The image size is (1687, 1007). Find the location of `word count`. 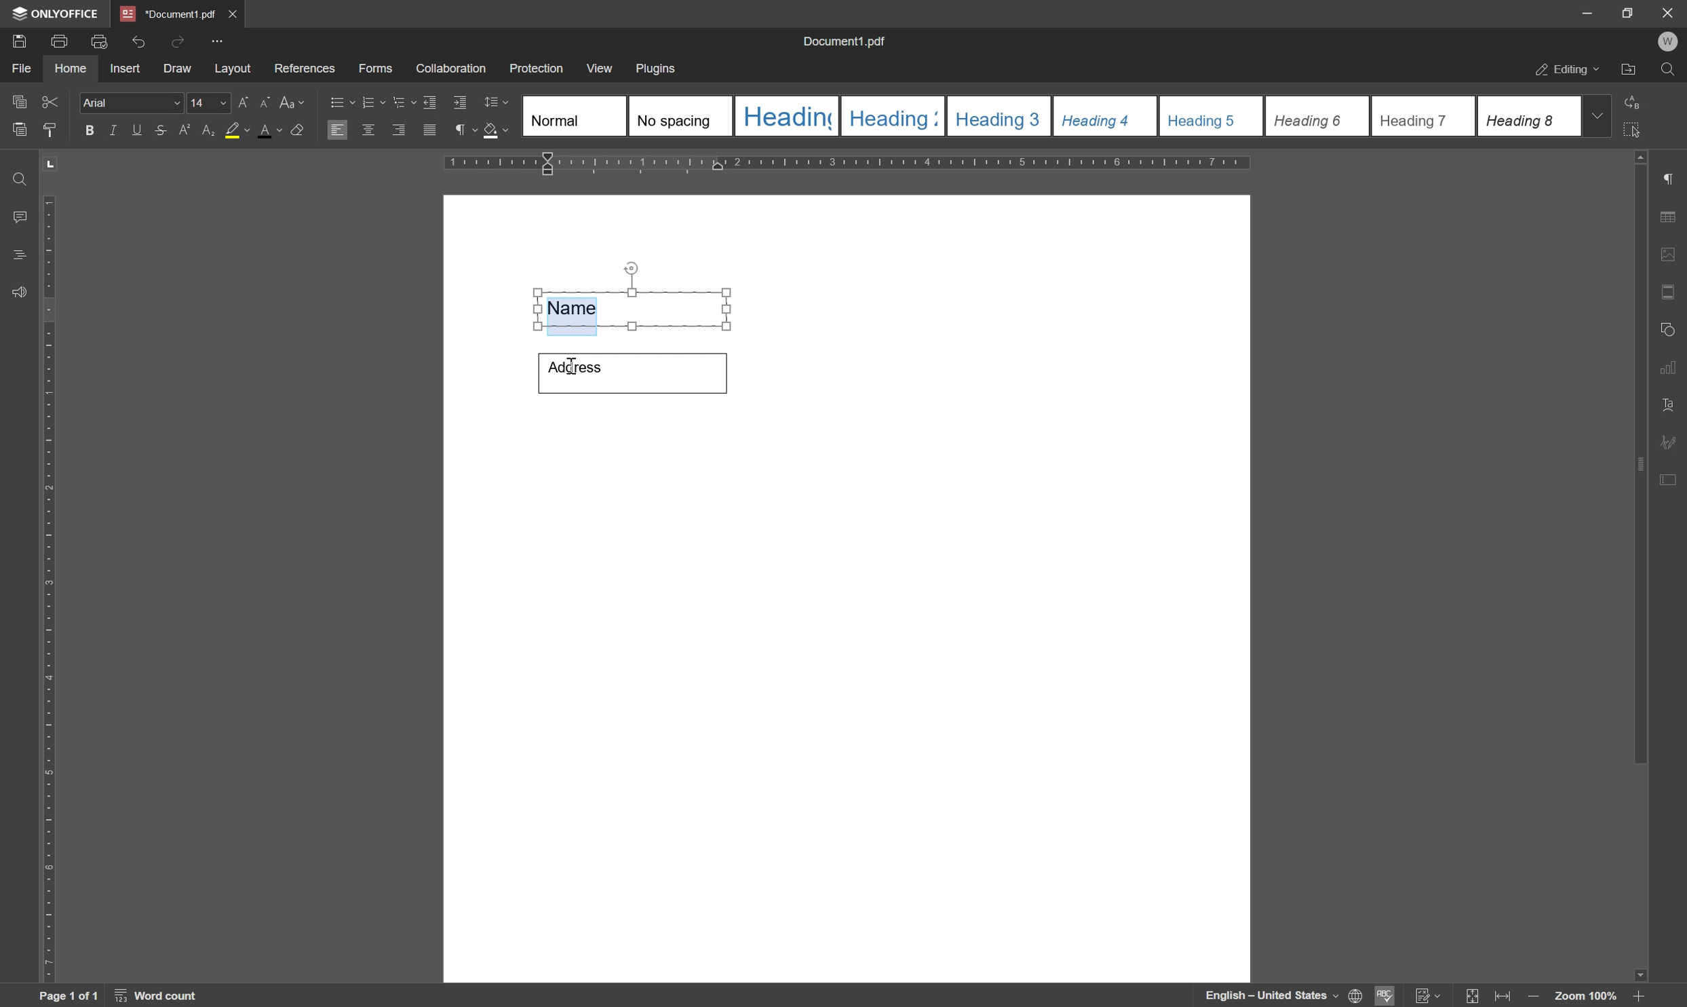

word count is located at coordinates (160, 996).